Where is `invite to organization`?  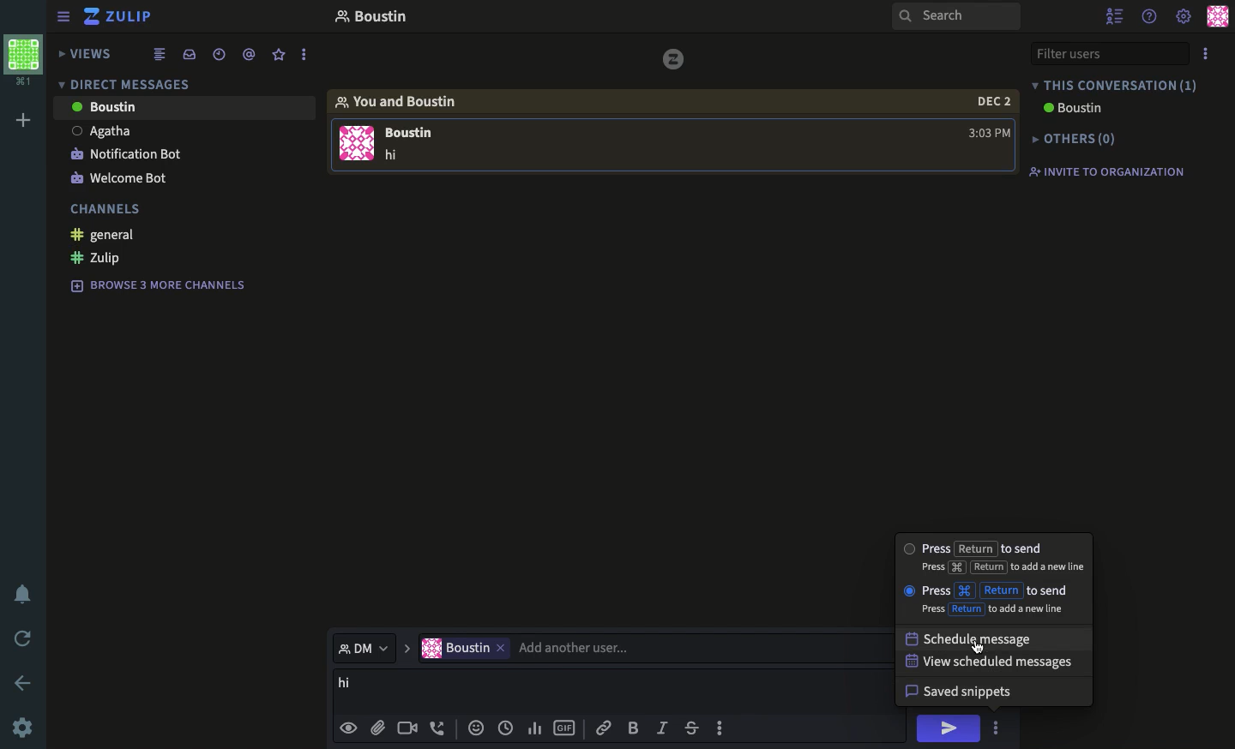 invite to organization is located at coordinates (1114, 171).